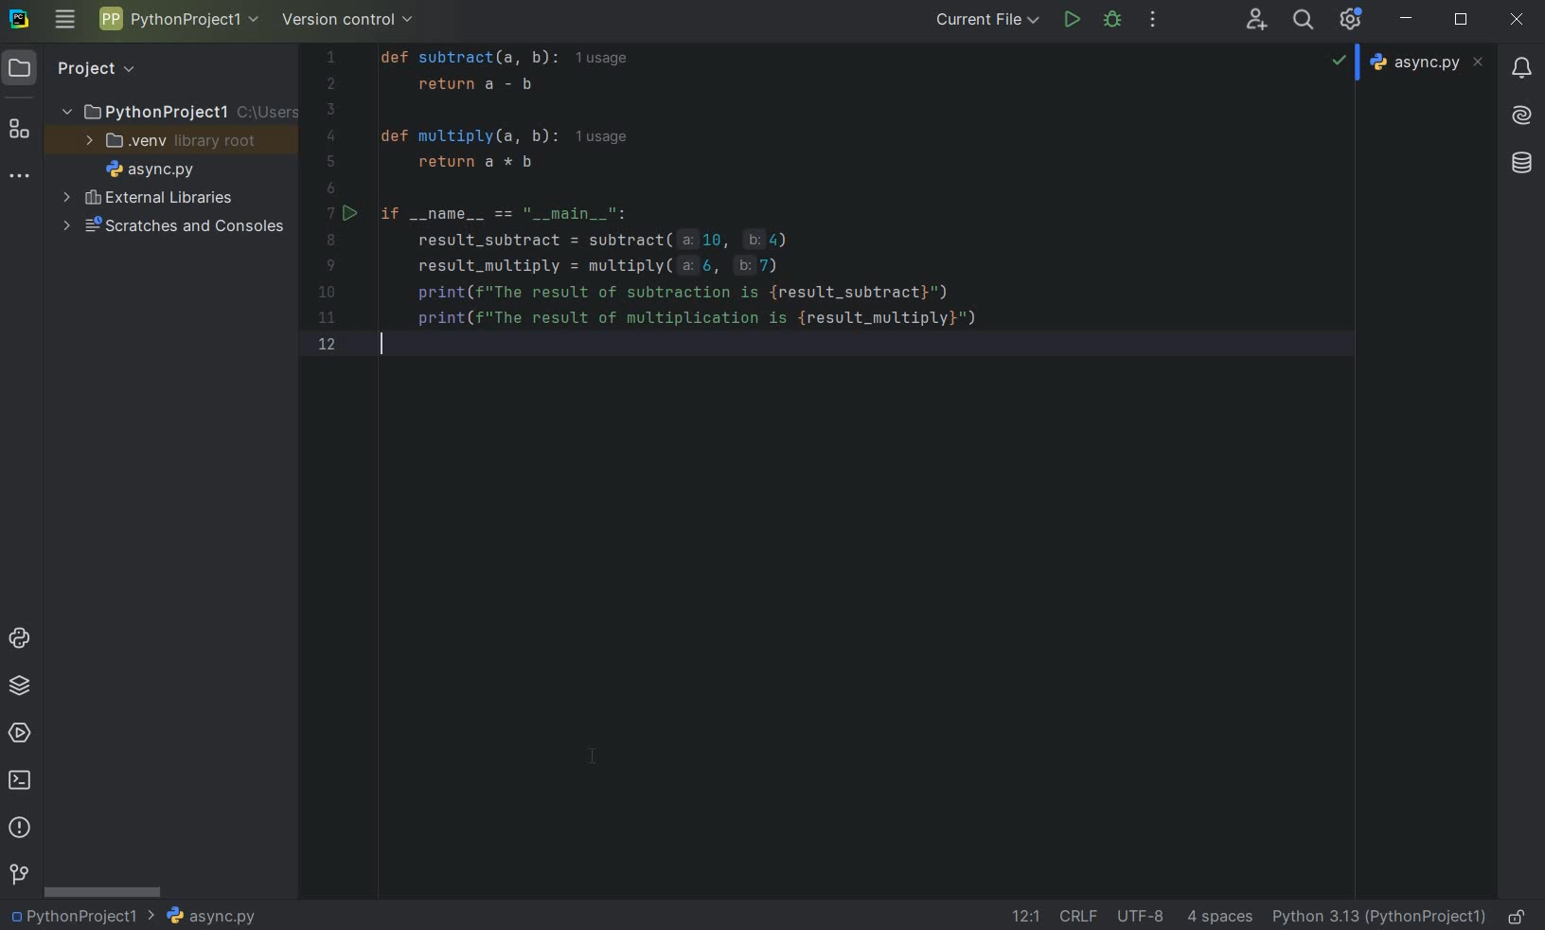 The image size is (1545, 930). Describe the element at coordinates (20, 133) in the screenshot. I see `structure` at that location.